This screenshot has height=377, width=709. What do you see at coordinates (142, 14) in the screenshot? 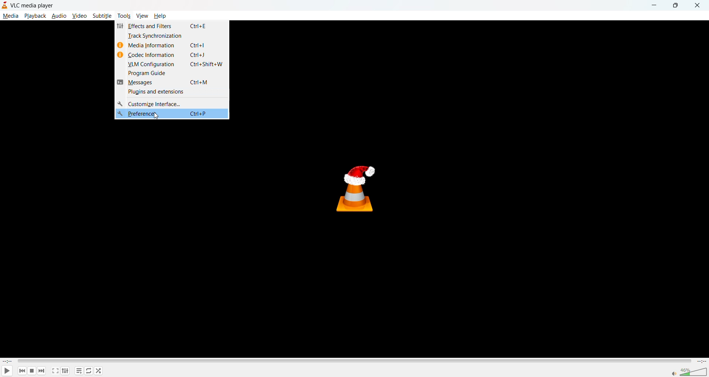
I see `view` at bounding box center [142, 14].